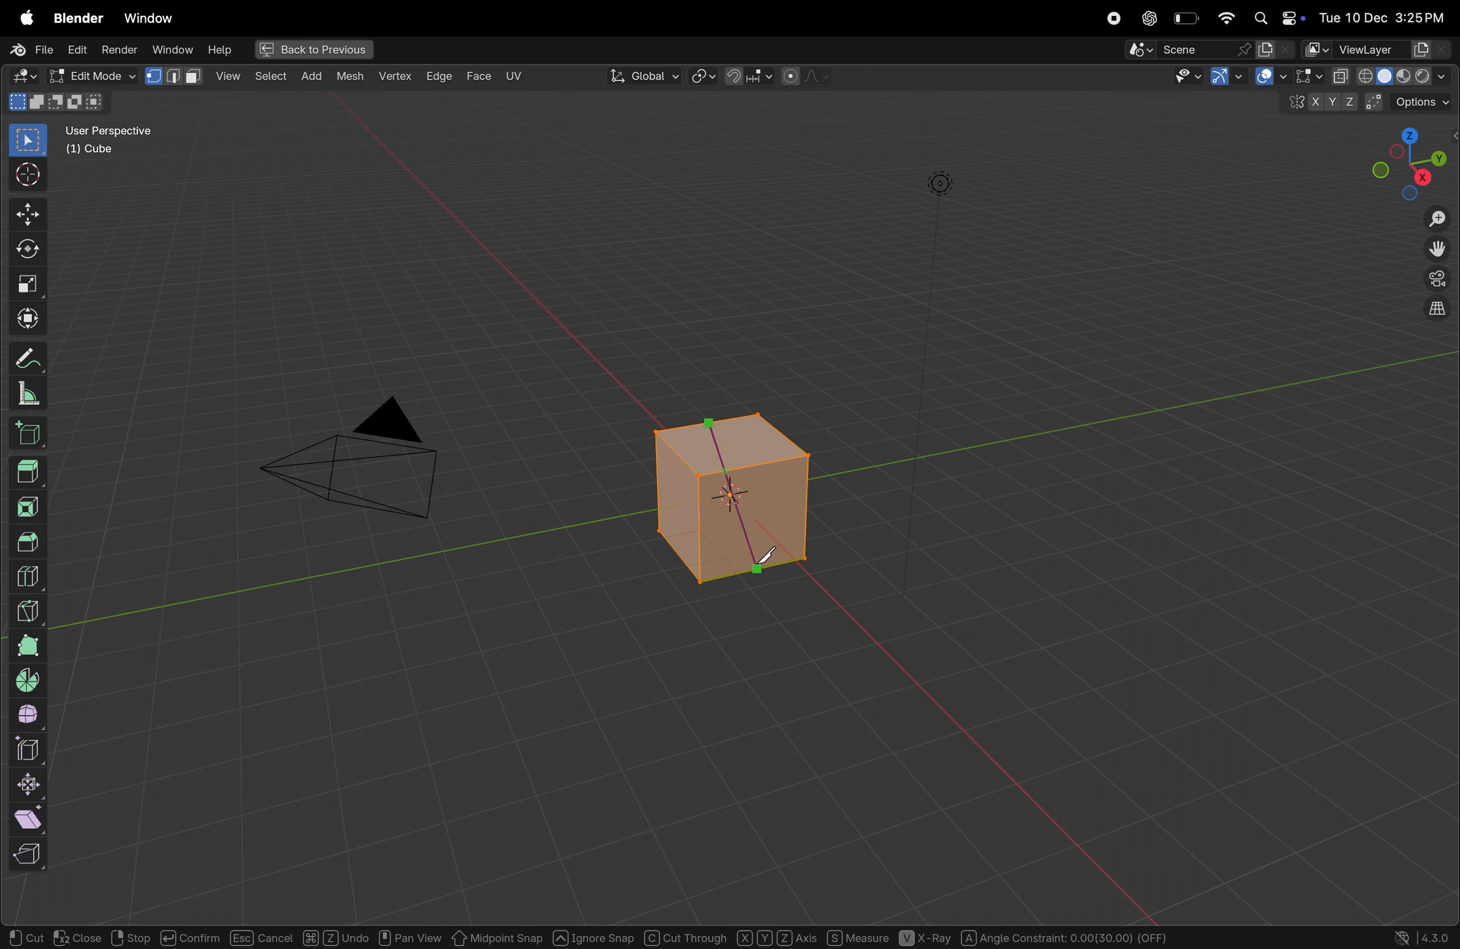 Image resolution: width=1460 pixels, height=949 pixels. Describe the element at coordinates (763, 565) in the screenshot. I see `knife` at that location.